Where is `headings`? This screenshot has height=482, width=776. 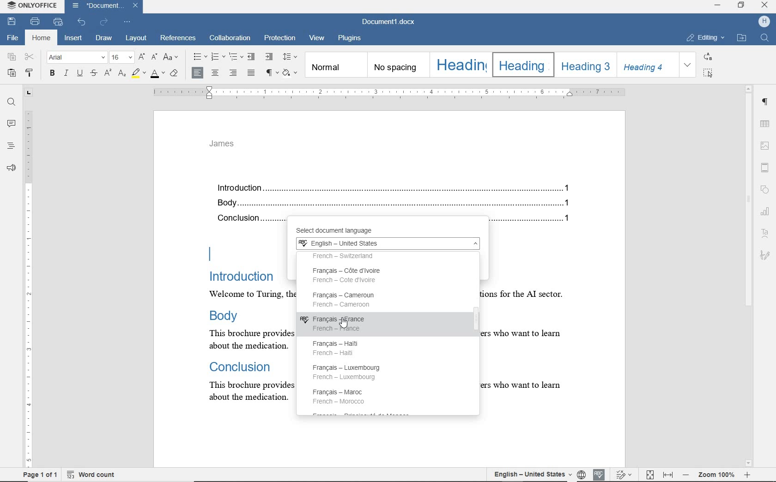
headings is located at coordinates (11, 146).